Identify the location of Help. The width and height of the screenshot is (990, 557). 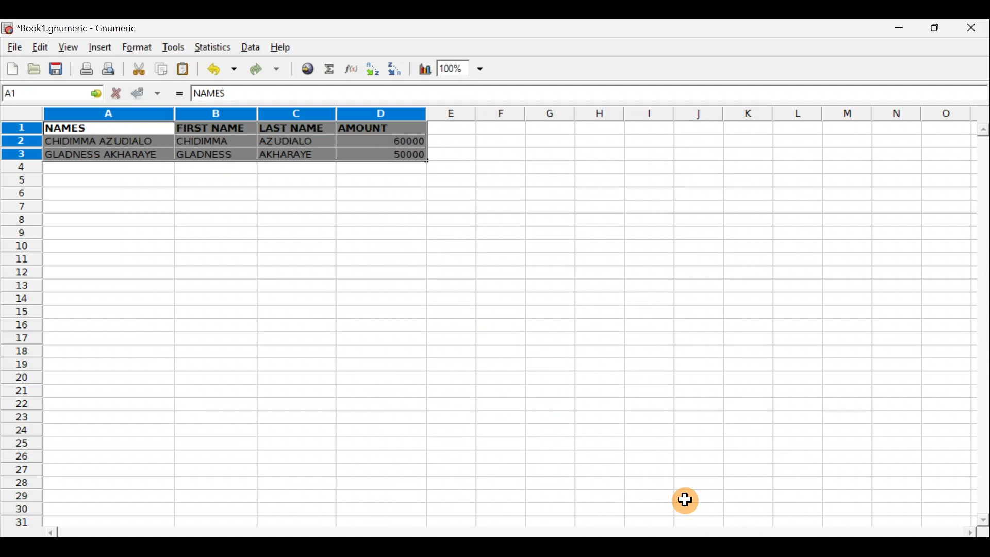
(288, 45).